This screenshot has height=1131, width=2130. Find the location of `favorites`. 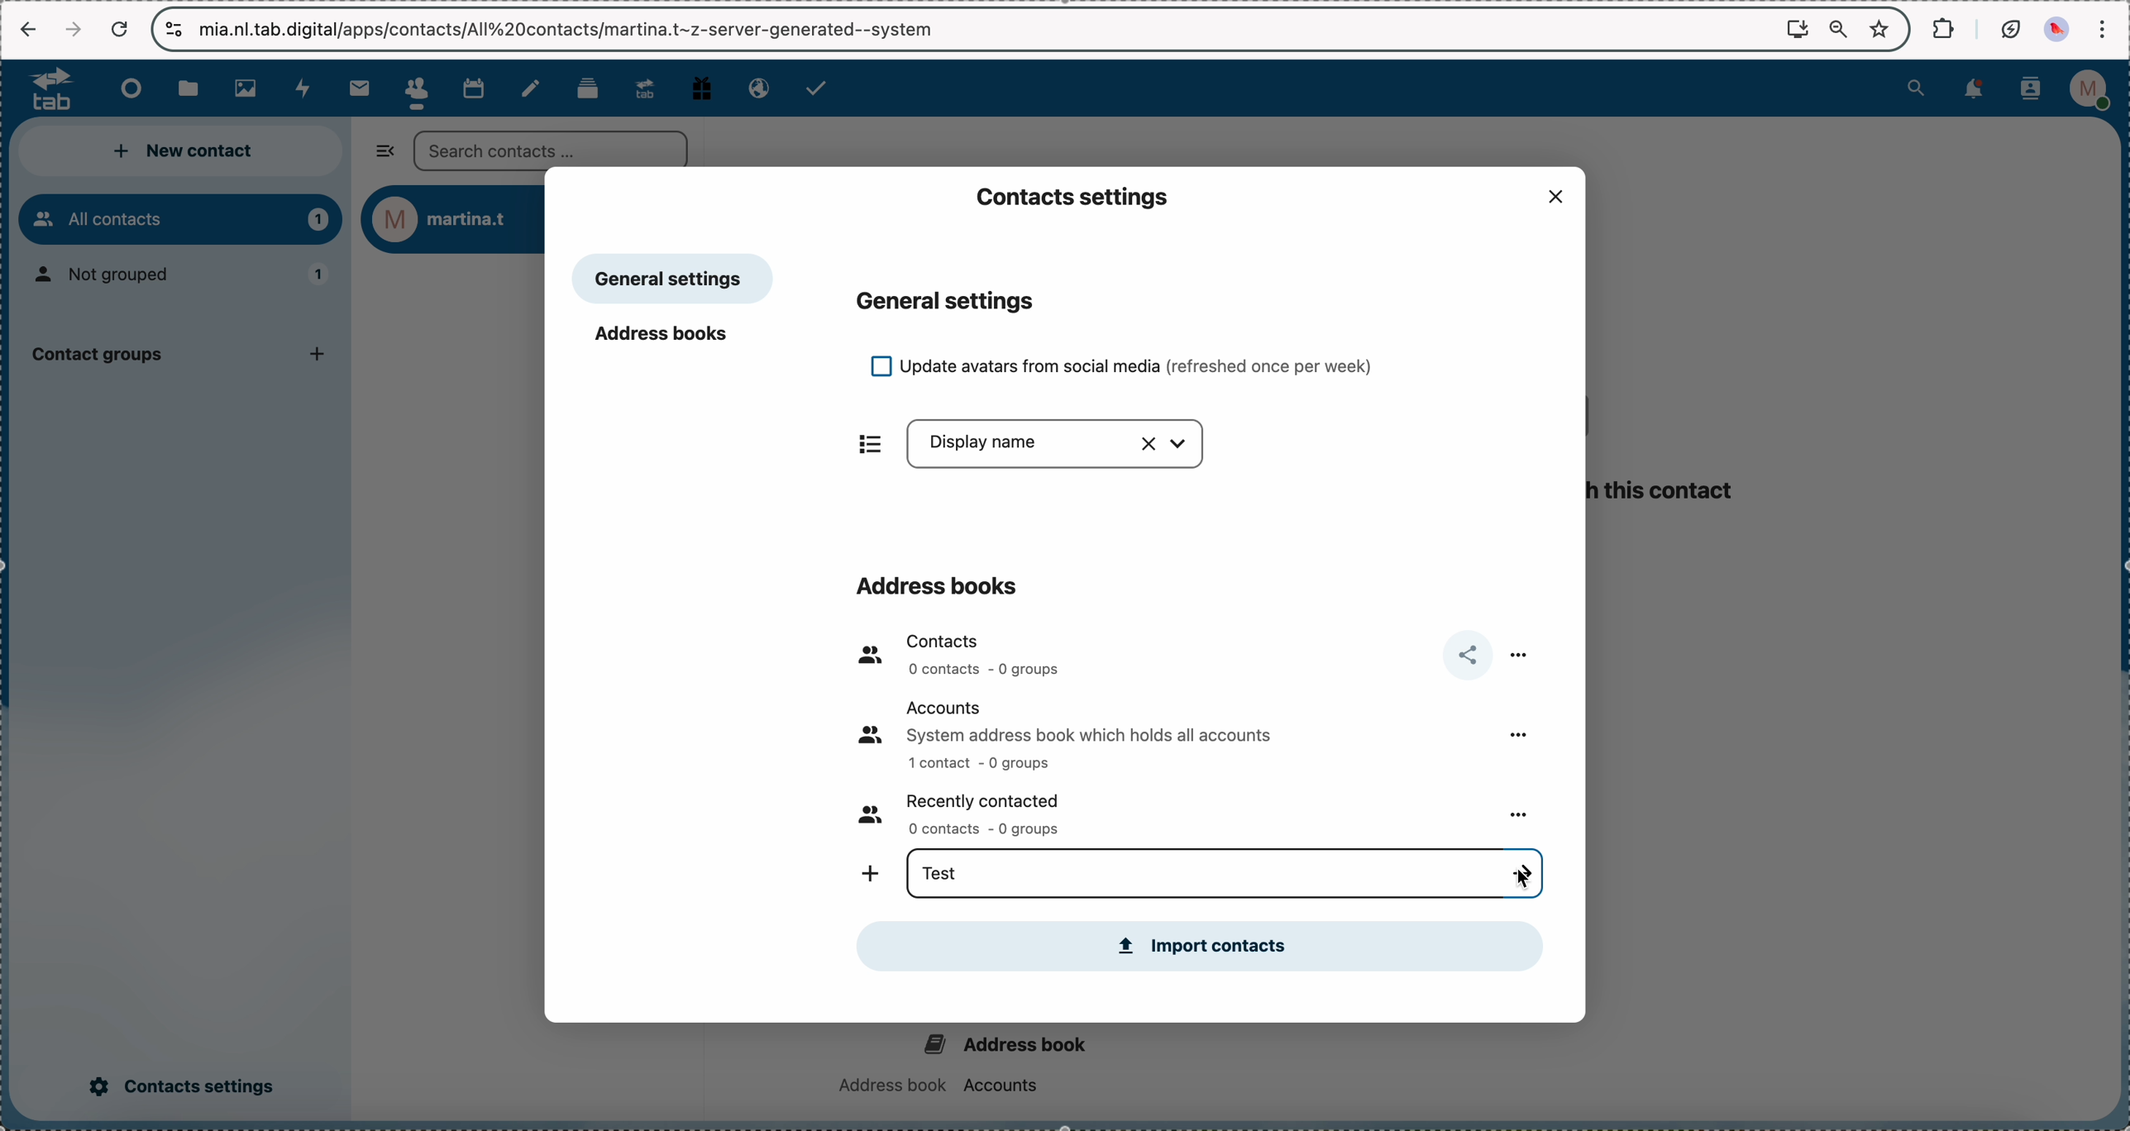

favorites is located at coordinates (1879, 30).